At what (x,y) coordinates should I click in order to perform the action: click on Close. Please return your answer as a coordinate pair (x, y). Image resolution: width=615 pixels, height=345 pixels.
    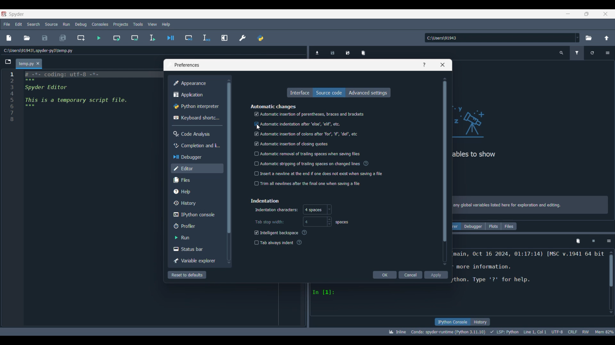
    Looking at the image, I should click on (38, 63).